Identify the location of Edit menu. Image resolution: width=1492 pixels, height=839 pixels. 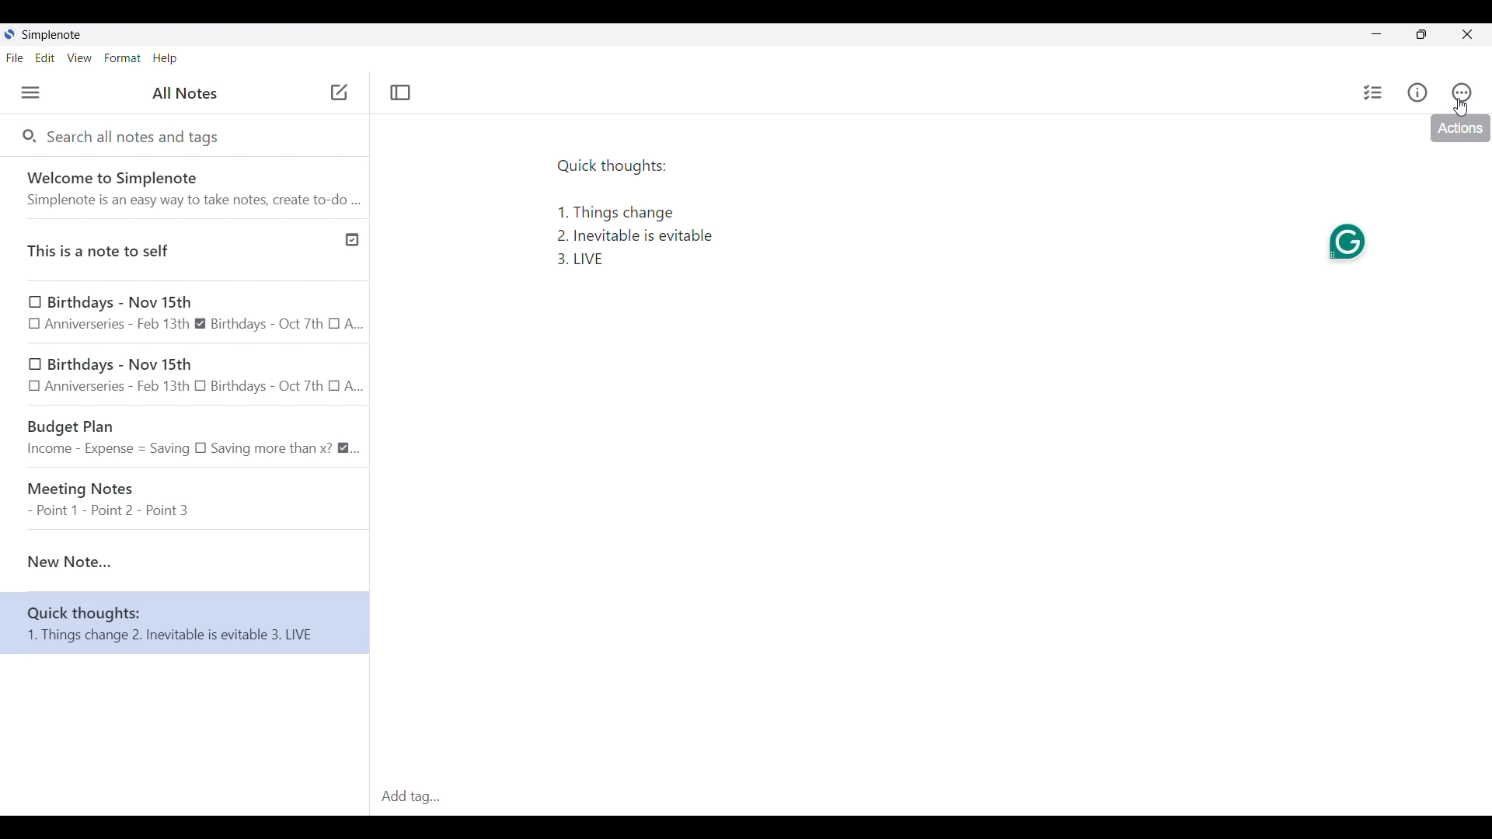
(45, 57).